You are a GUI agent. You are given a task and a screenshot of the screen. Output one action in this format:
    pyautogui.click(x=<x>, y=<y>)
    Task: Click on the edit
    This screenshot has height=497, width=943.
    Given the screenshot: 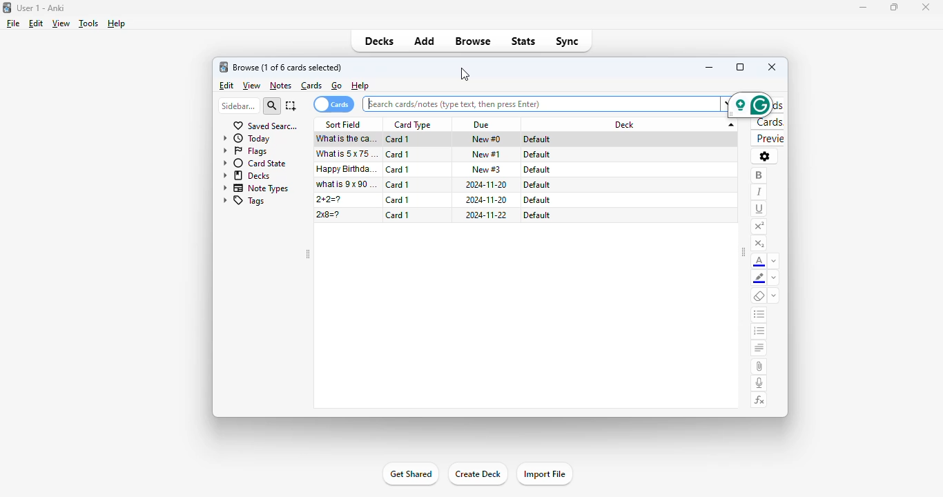 What is the action you would take?
    pyautogui.click(x=227, y=85)
    